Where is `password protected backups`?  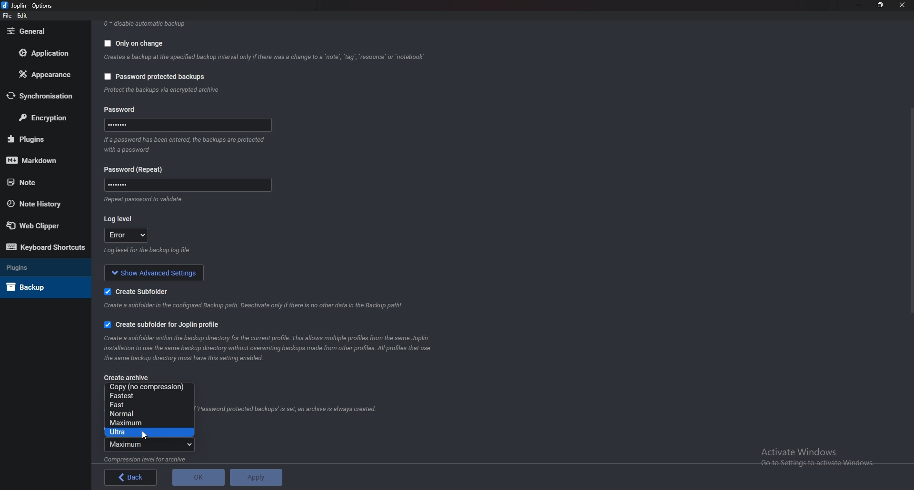 password protected backups is located at coordinates (155, 78).